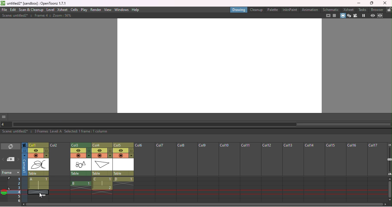 The width and height of the screenshot is (392, 207). Describe the element at coordinates (207, 172) in the screenshot. I see `Work 9` at that location.